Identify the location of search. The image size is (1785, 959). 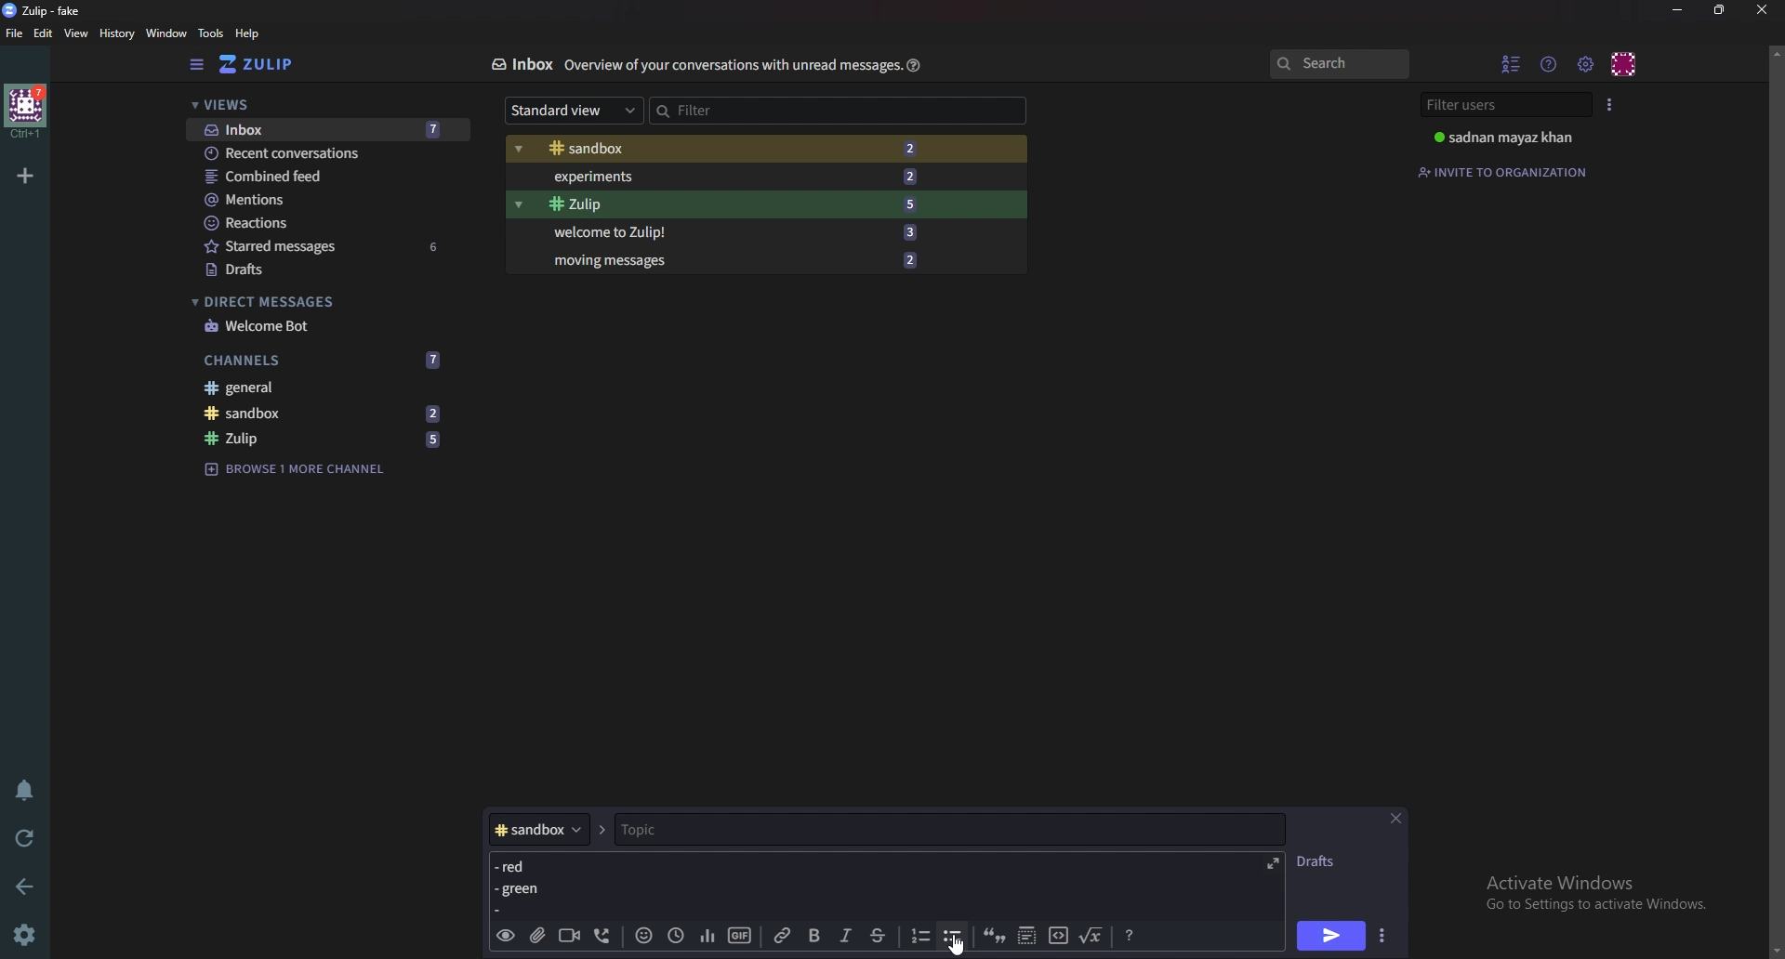
(1338, 63).